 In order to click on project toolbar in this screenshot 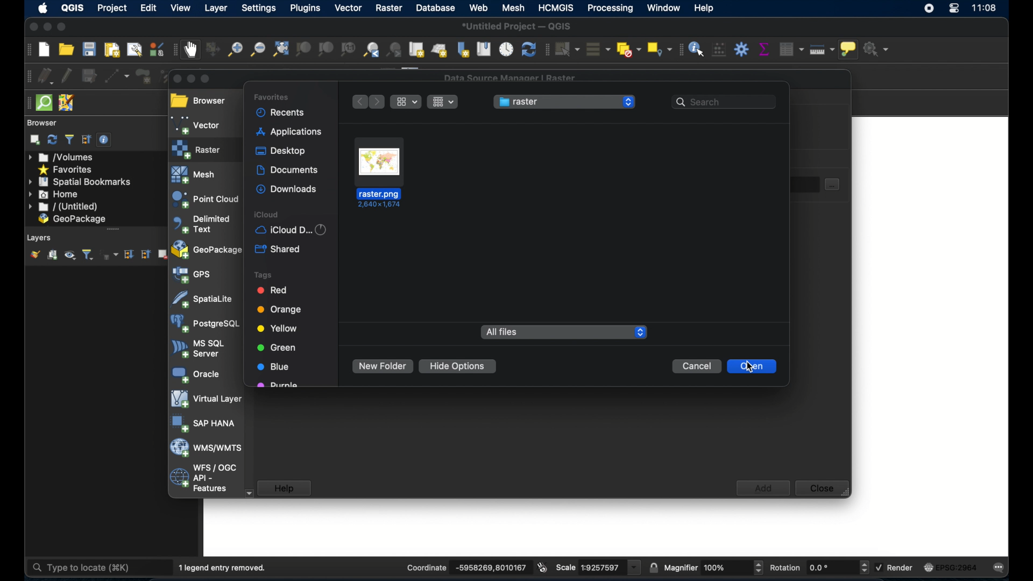, I will do `click(26, 49)`.